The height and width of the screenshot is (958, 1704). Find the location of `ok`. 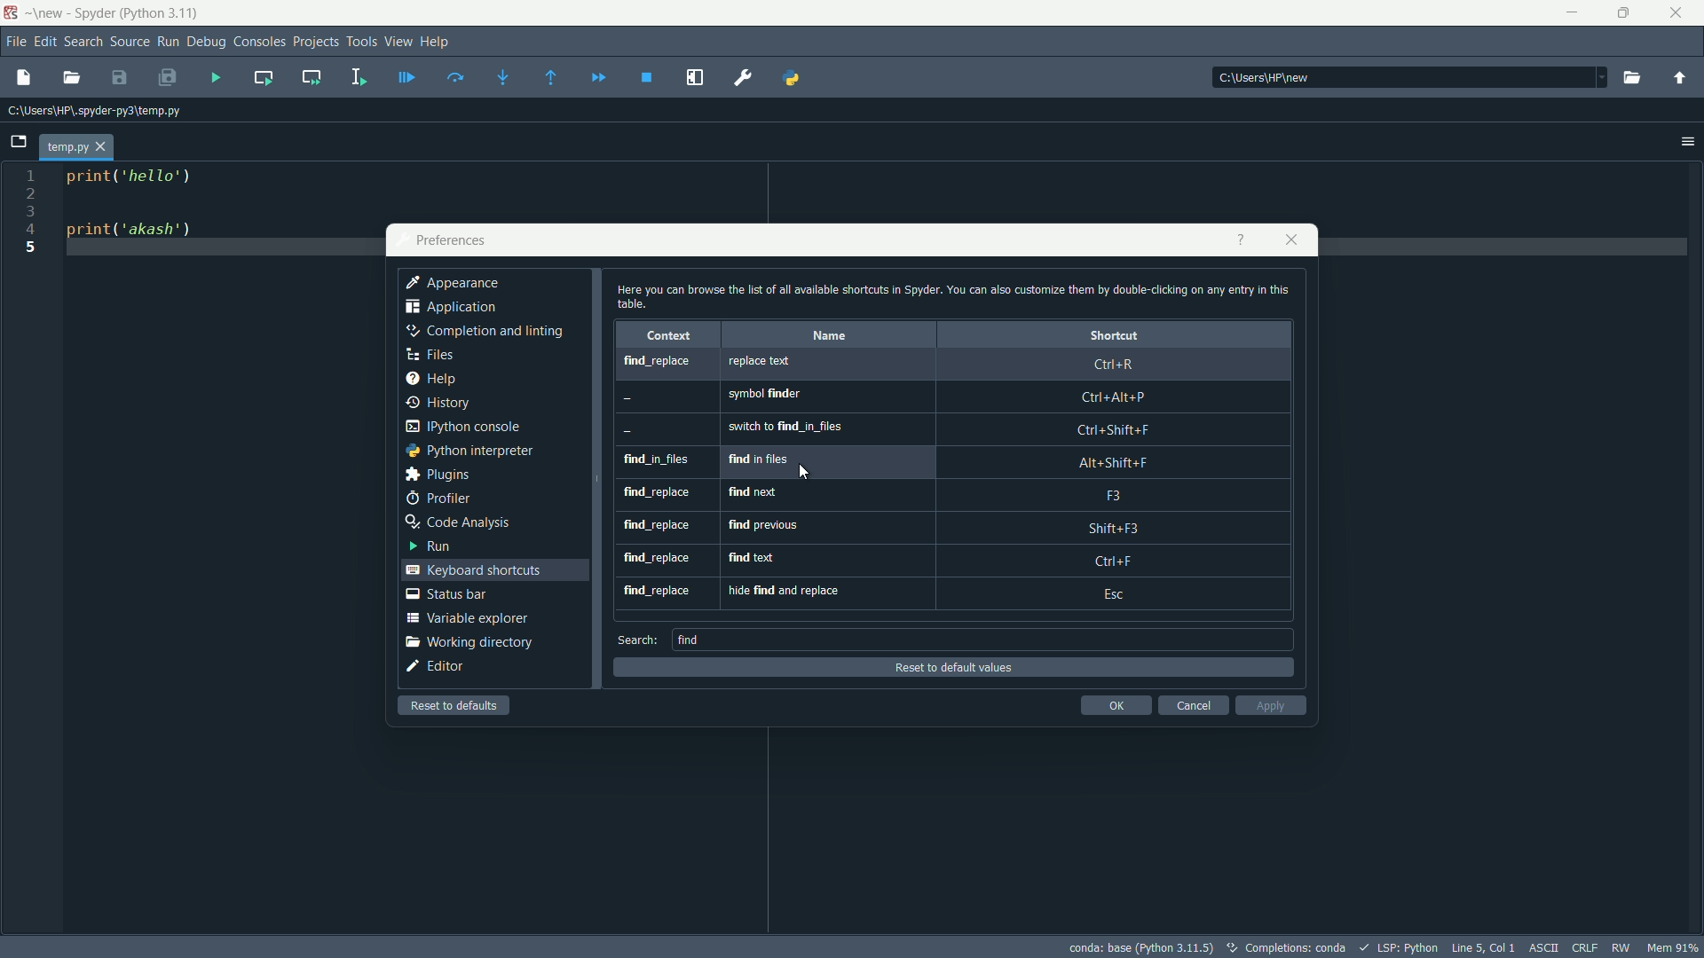

ok is located at coordinates (1116, 707).